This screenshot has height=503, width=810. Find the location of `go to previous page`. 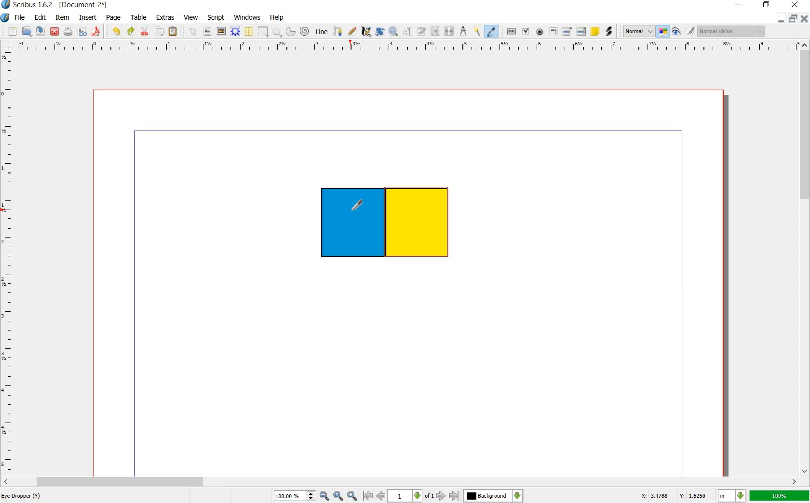

go to previous page is located at coordinates (381, 496).